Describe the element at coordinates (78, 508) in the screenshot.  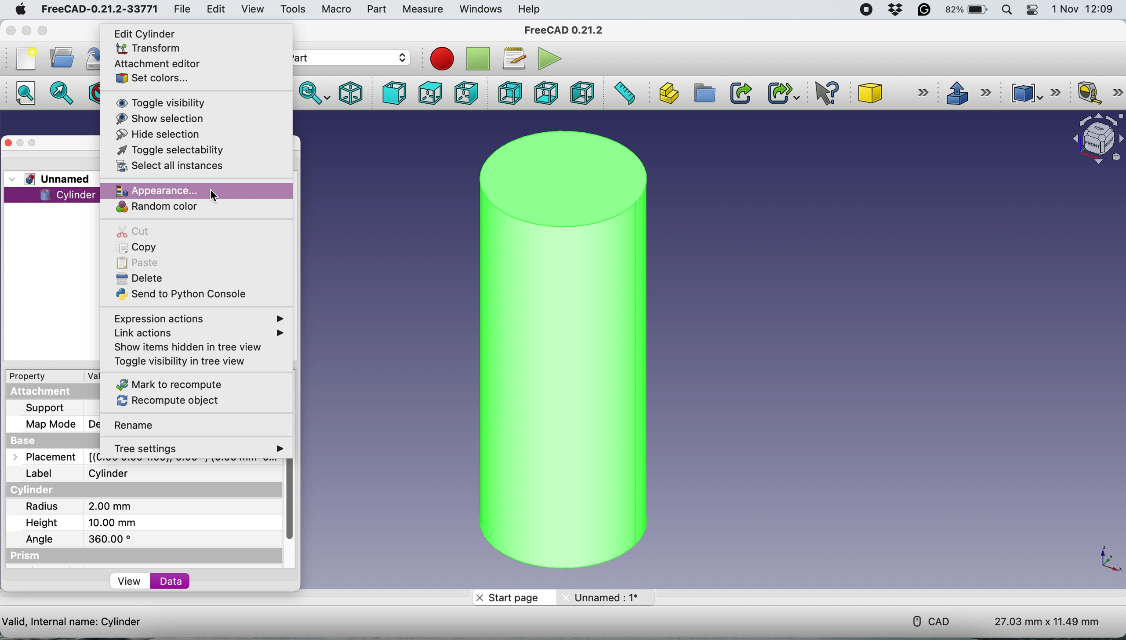
I see `radius` at that location.